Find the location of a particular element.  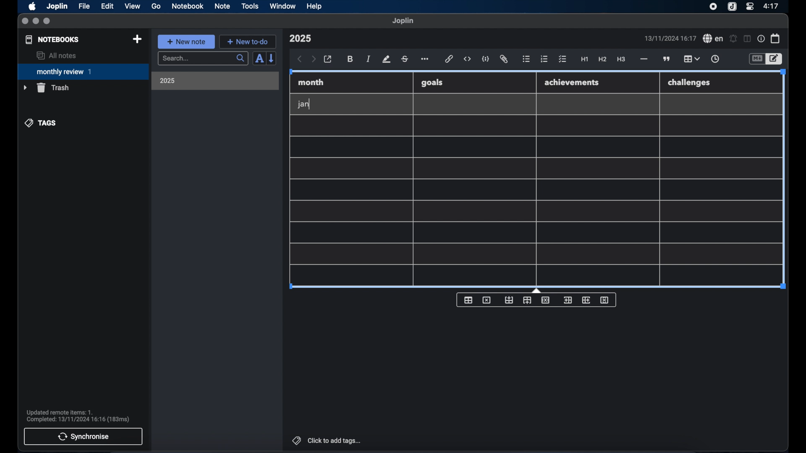

help is located at coordinates (315, 6).